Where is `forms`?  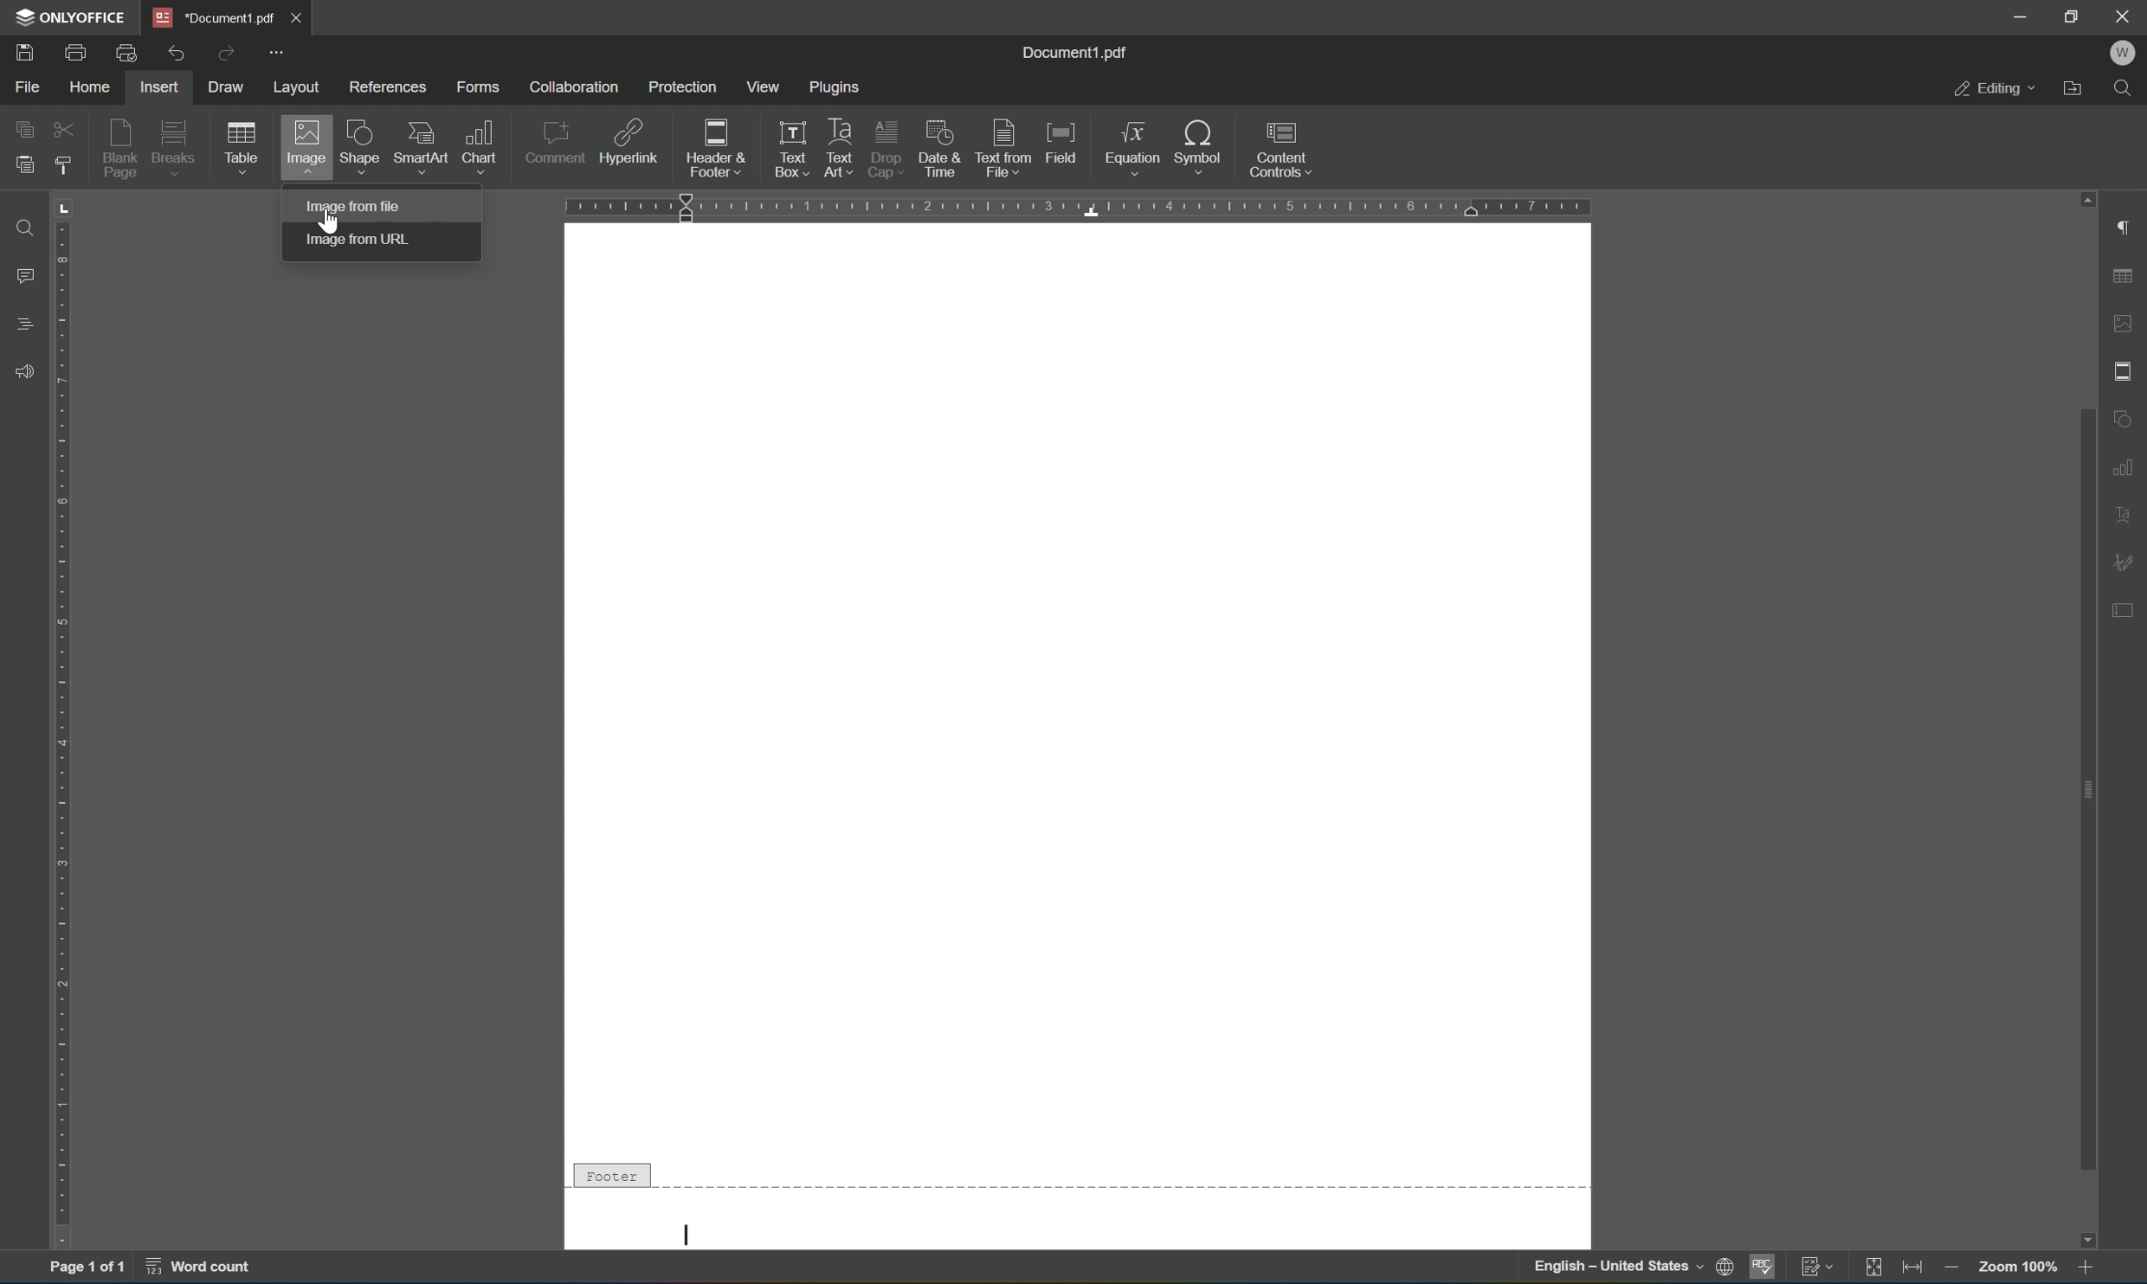
forms is located at coordinates (478, 86).